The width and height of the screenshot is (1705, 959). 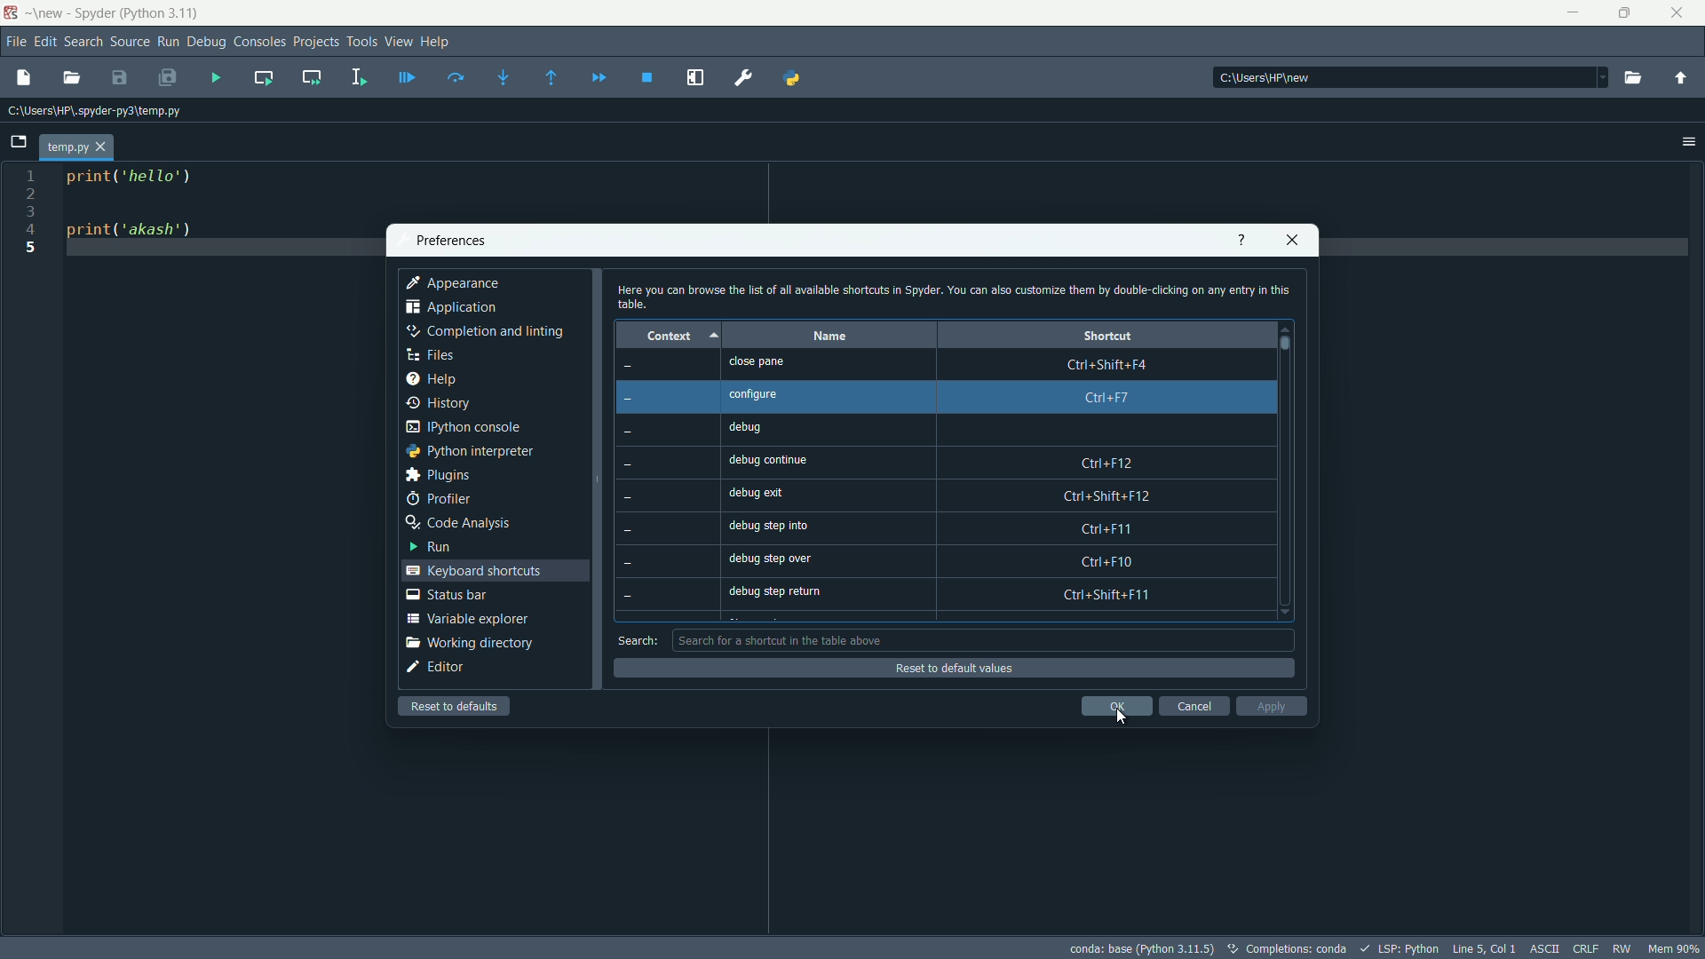 I want to click on files, so click(x=430, y=354).